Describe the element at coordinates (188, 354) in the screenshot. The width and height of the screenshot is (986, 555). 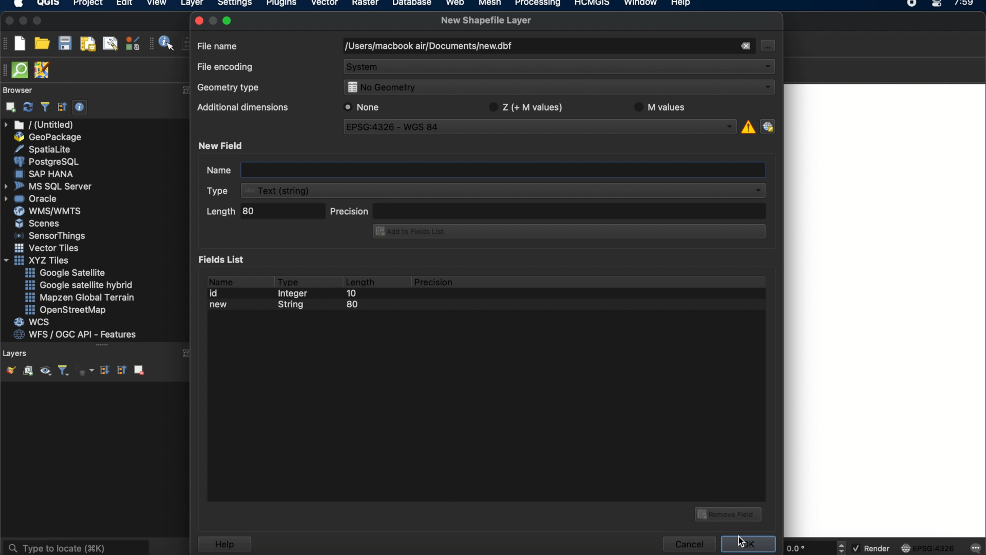
I see `expand` at that location.